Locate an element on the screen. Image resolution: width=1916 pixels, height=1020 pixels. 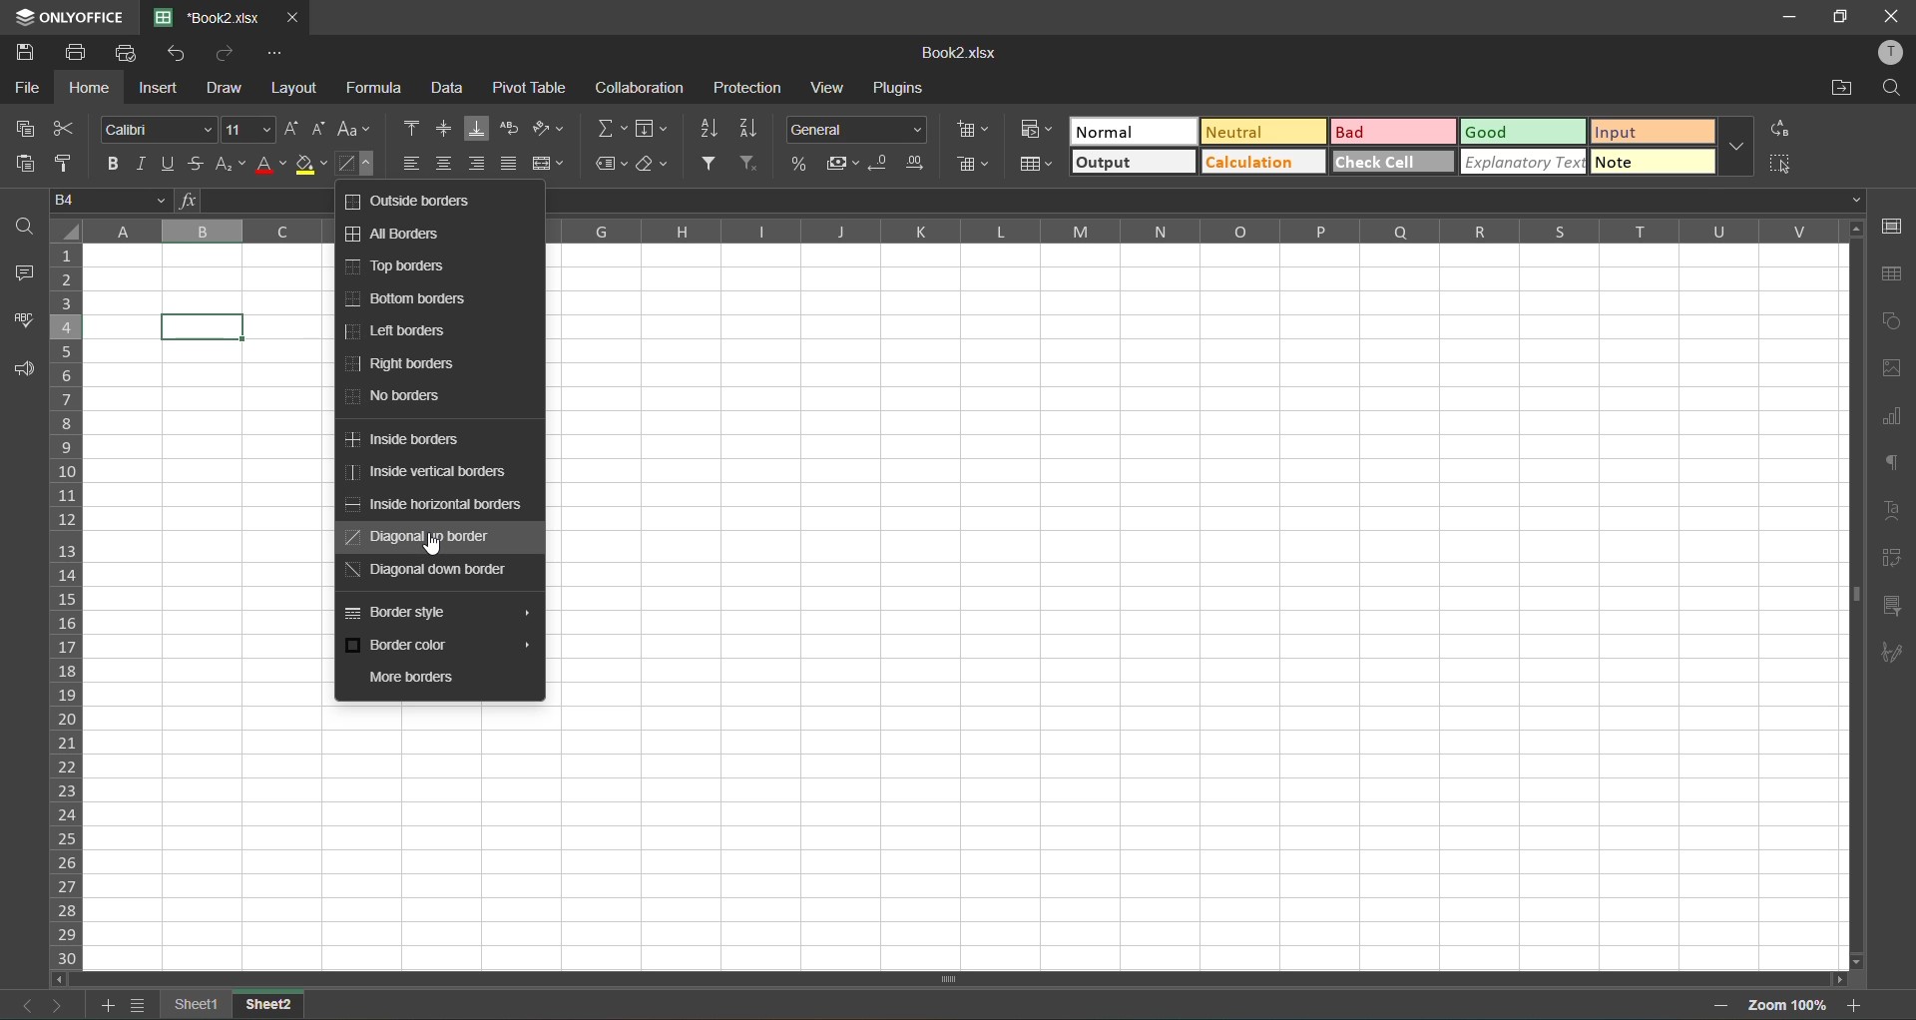
increase decimal is located at coordinates (916, 166).